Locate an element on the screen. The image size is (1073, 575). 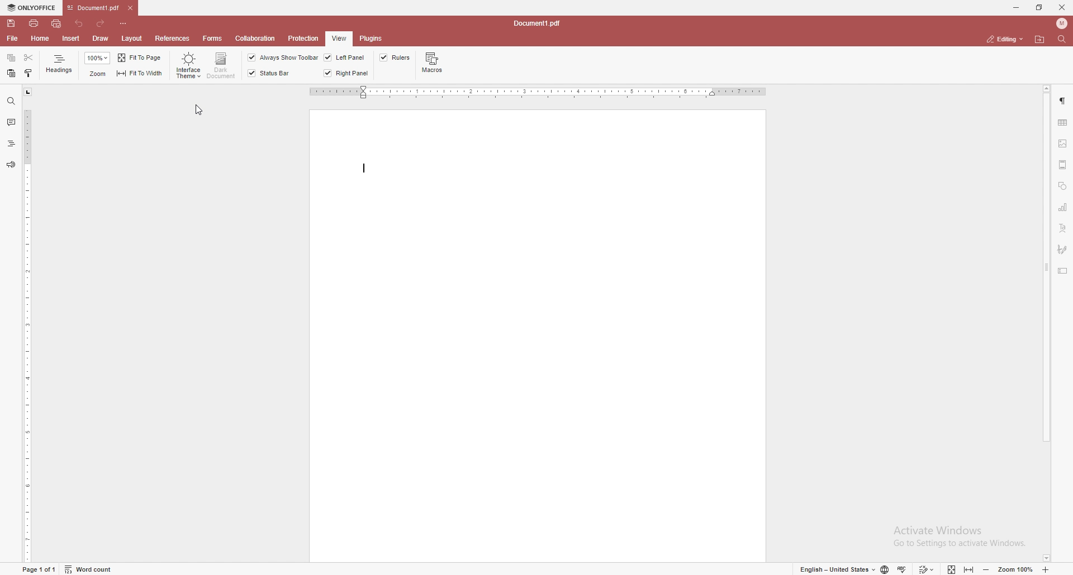
copy style is located at coordinates (29, 73).